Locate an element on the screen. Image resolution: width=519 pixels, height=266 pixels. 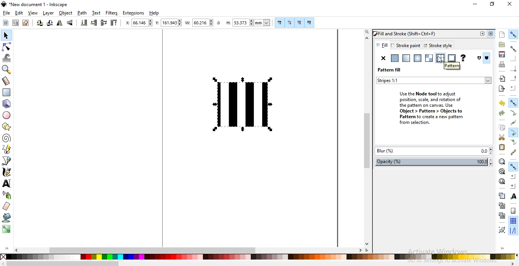
no paint is located at coordinates (383, 58).